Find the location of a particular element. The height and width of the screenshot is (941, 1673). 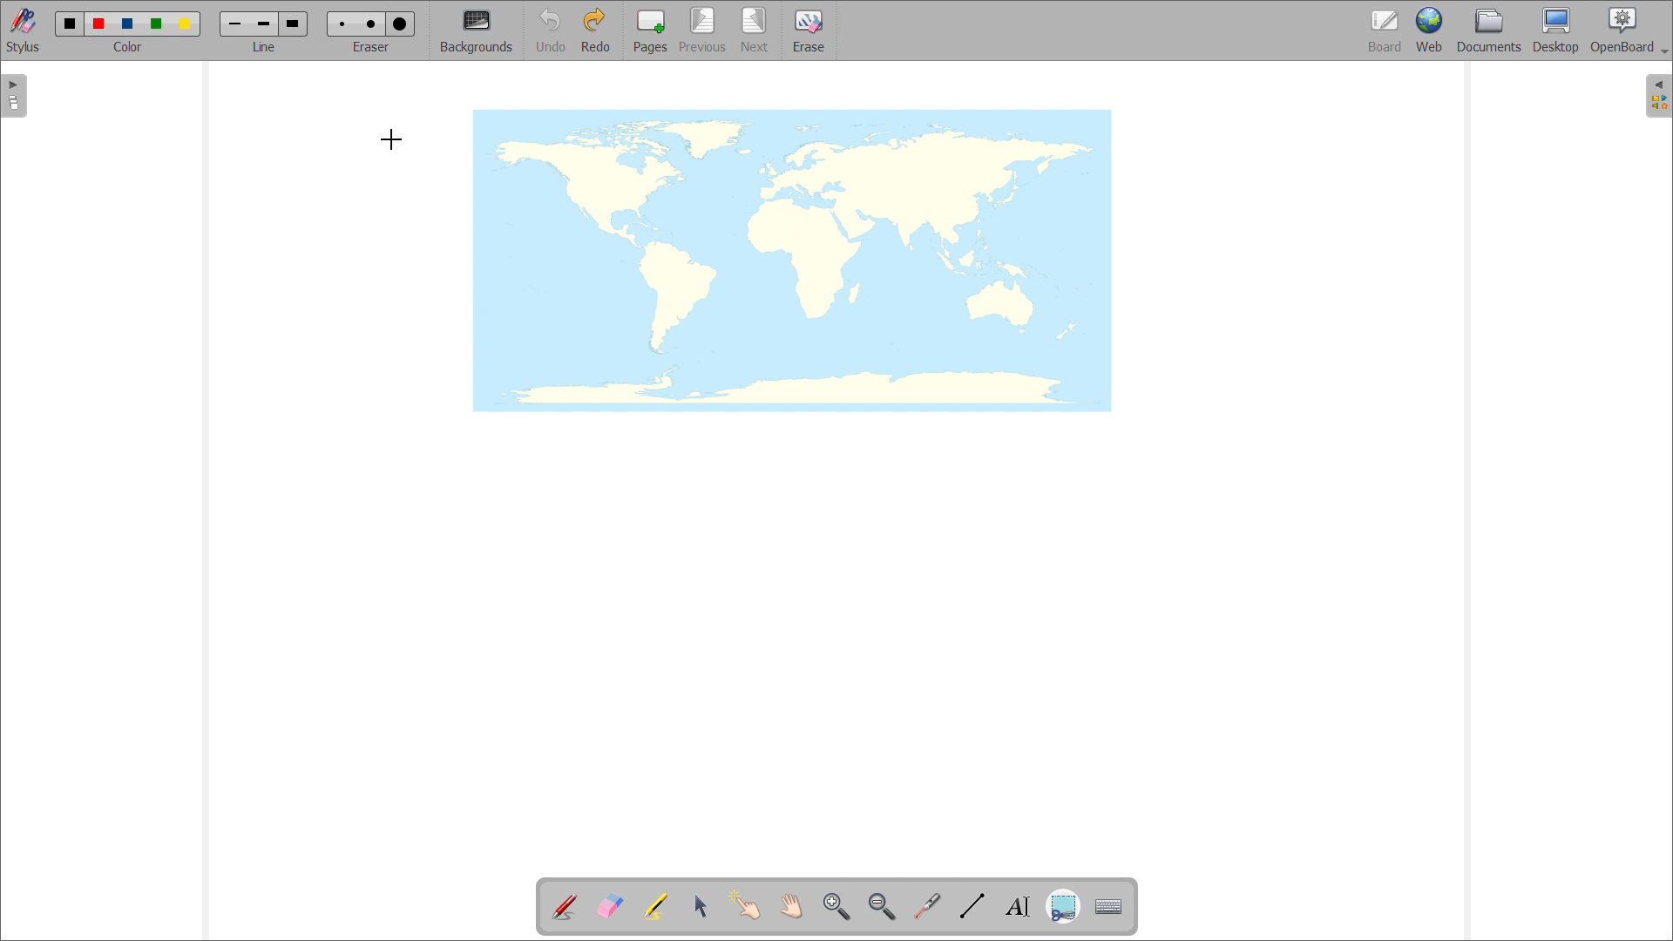

board is located at coordinates (1386, 31).